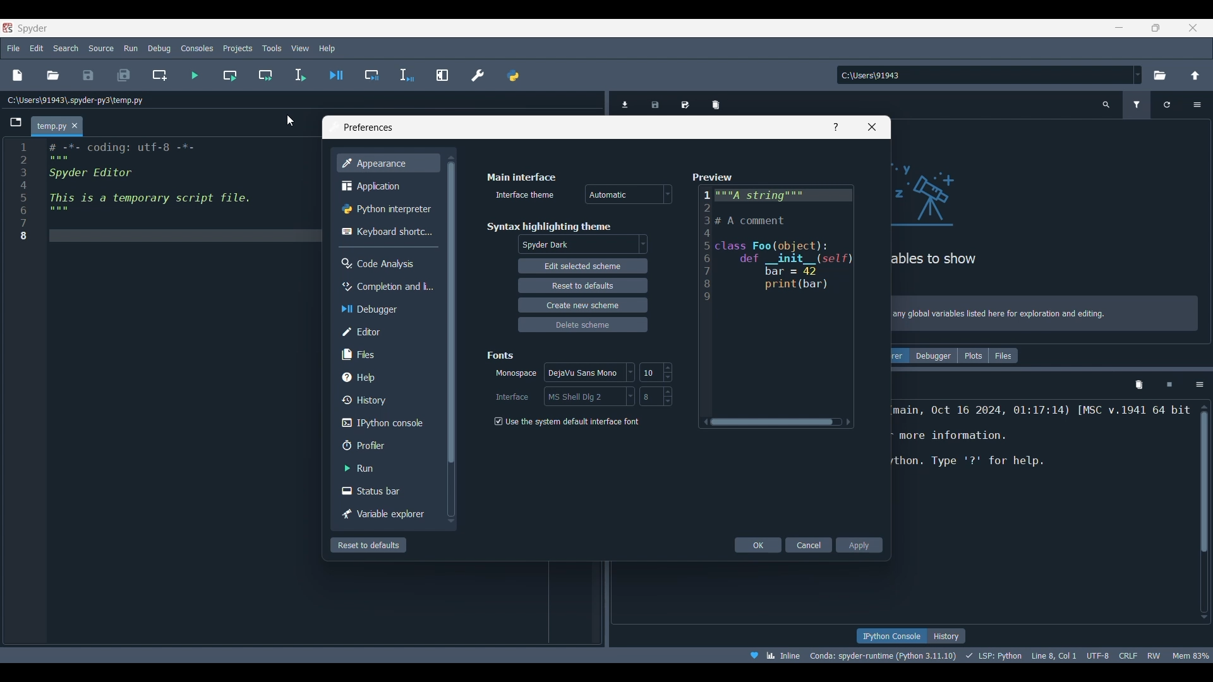  I want to click on Apply, so click(860, 546).